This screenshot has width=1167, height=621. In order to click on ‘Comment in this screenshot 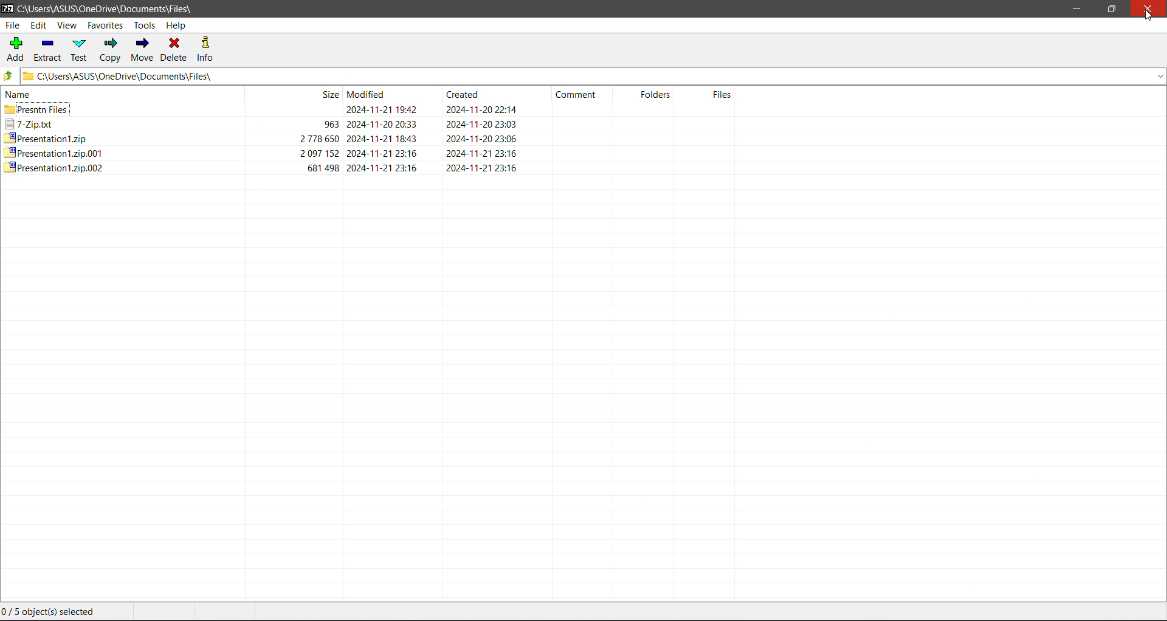, I will do `click(574, 96)`.